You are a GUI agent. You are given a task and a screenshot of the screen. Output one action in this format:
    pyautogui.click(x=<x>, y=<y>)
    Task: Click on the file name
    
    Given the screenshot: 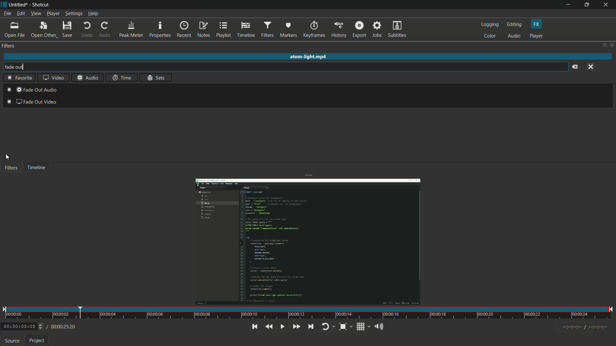 What is the action you would take?
    pyautogui.click(x=18, y=4)
    